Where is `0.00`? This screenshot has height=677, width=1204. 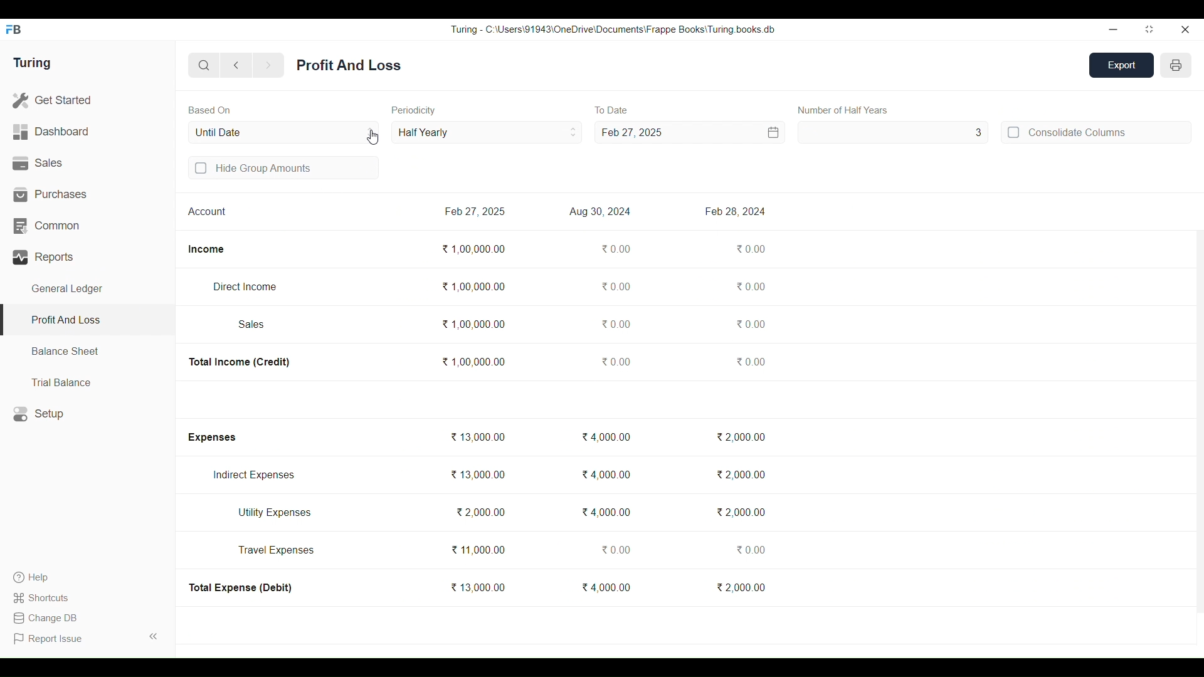 0.00 is located at coordinates (749, 549).